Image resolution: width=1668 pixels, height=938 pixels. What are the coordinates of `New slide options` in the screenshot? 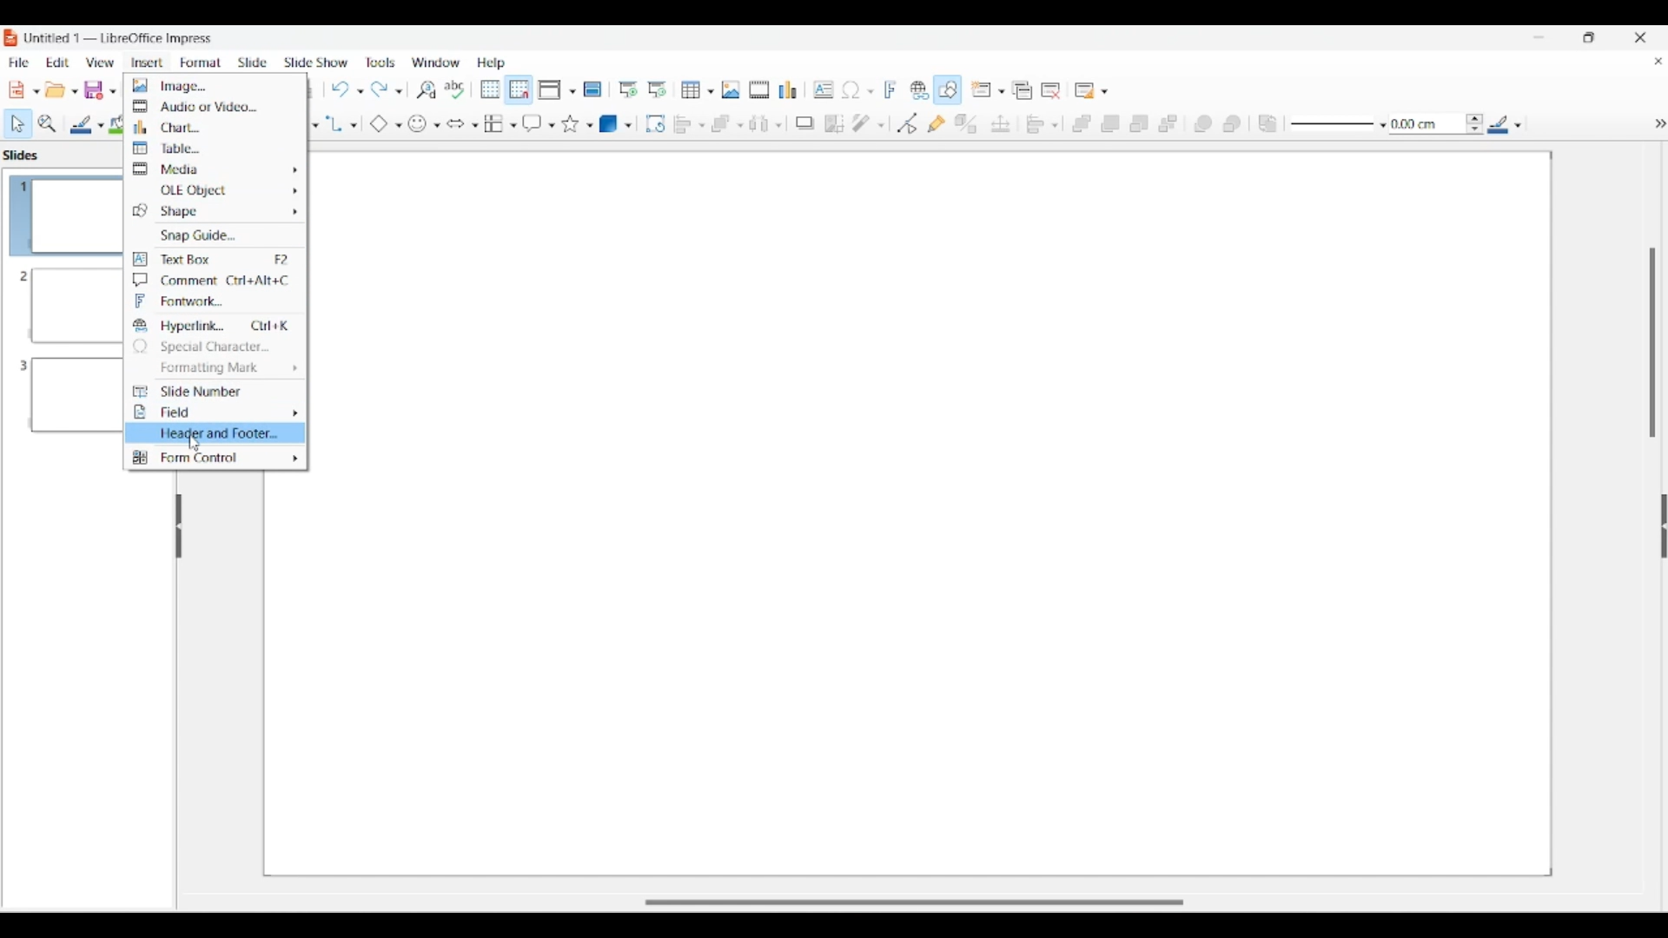 It's located at (988, 89).